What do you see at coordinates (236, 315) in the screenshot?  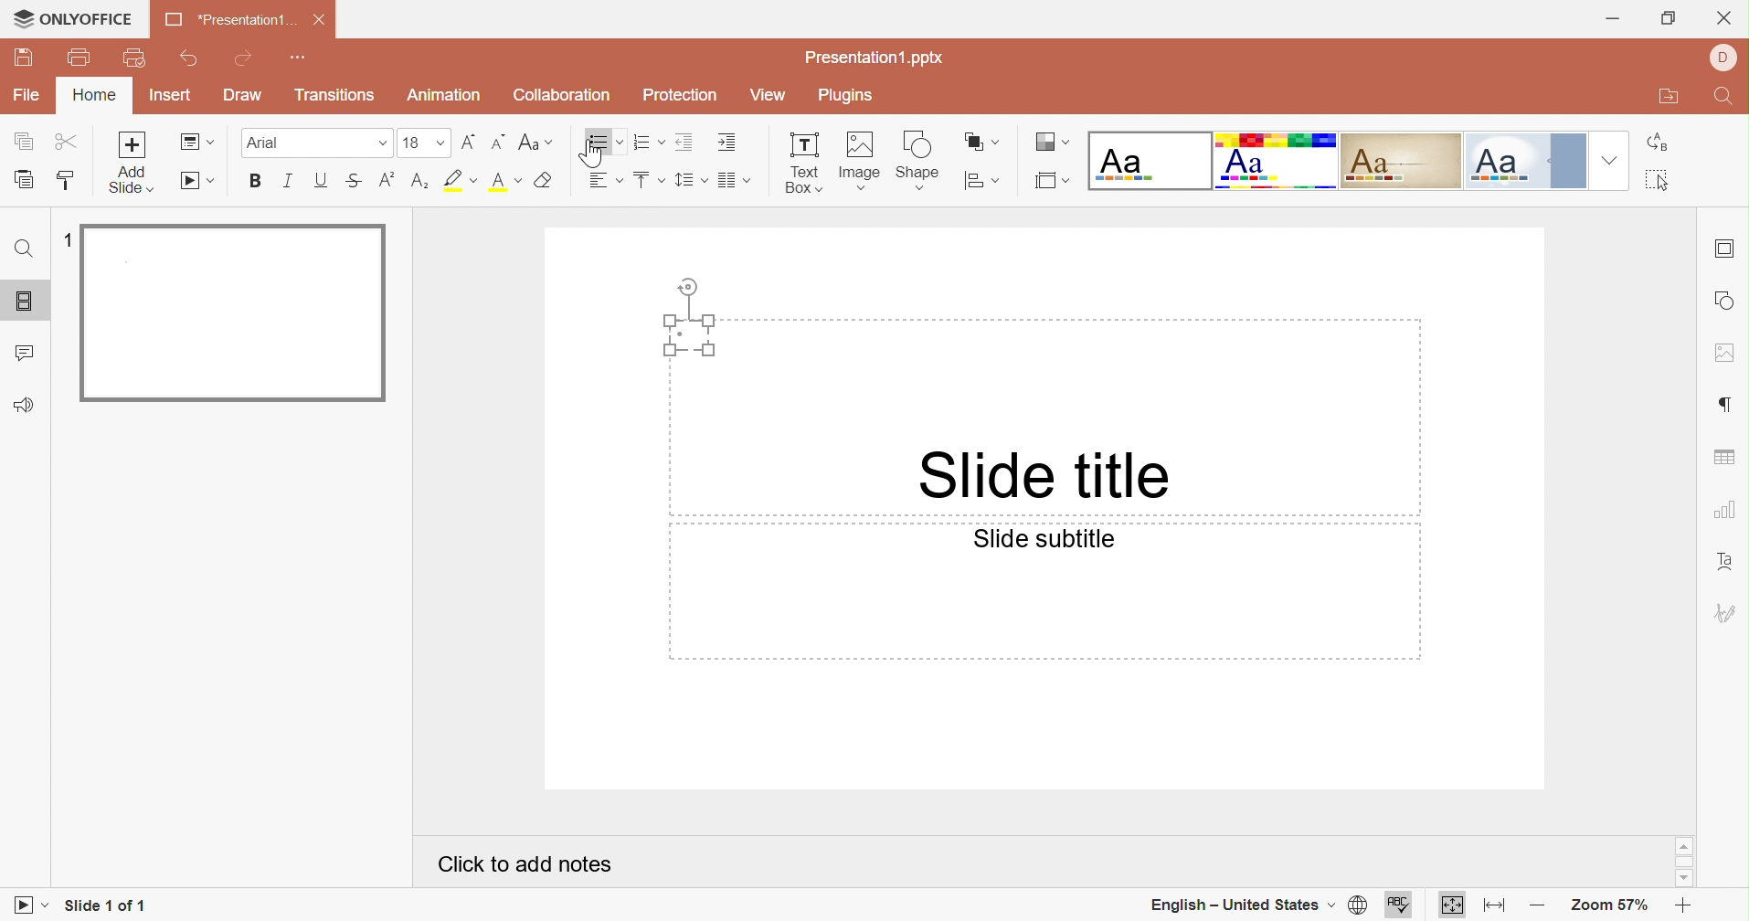 I see `Slide` at bounding box center [236, 315].